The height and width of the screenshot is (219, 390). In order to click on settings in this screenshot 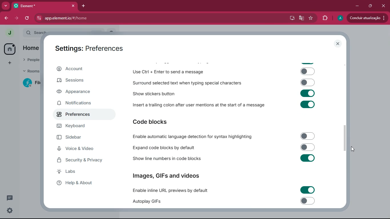, I will do `click(10, 210)`.